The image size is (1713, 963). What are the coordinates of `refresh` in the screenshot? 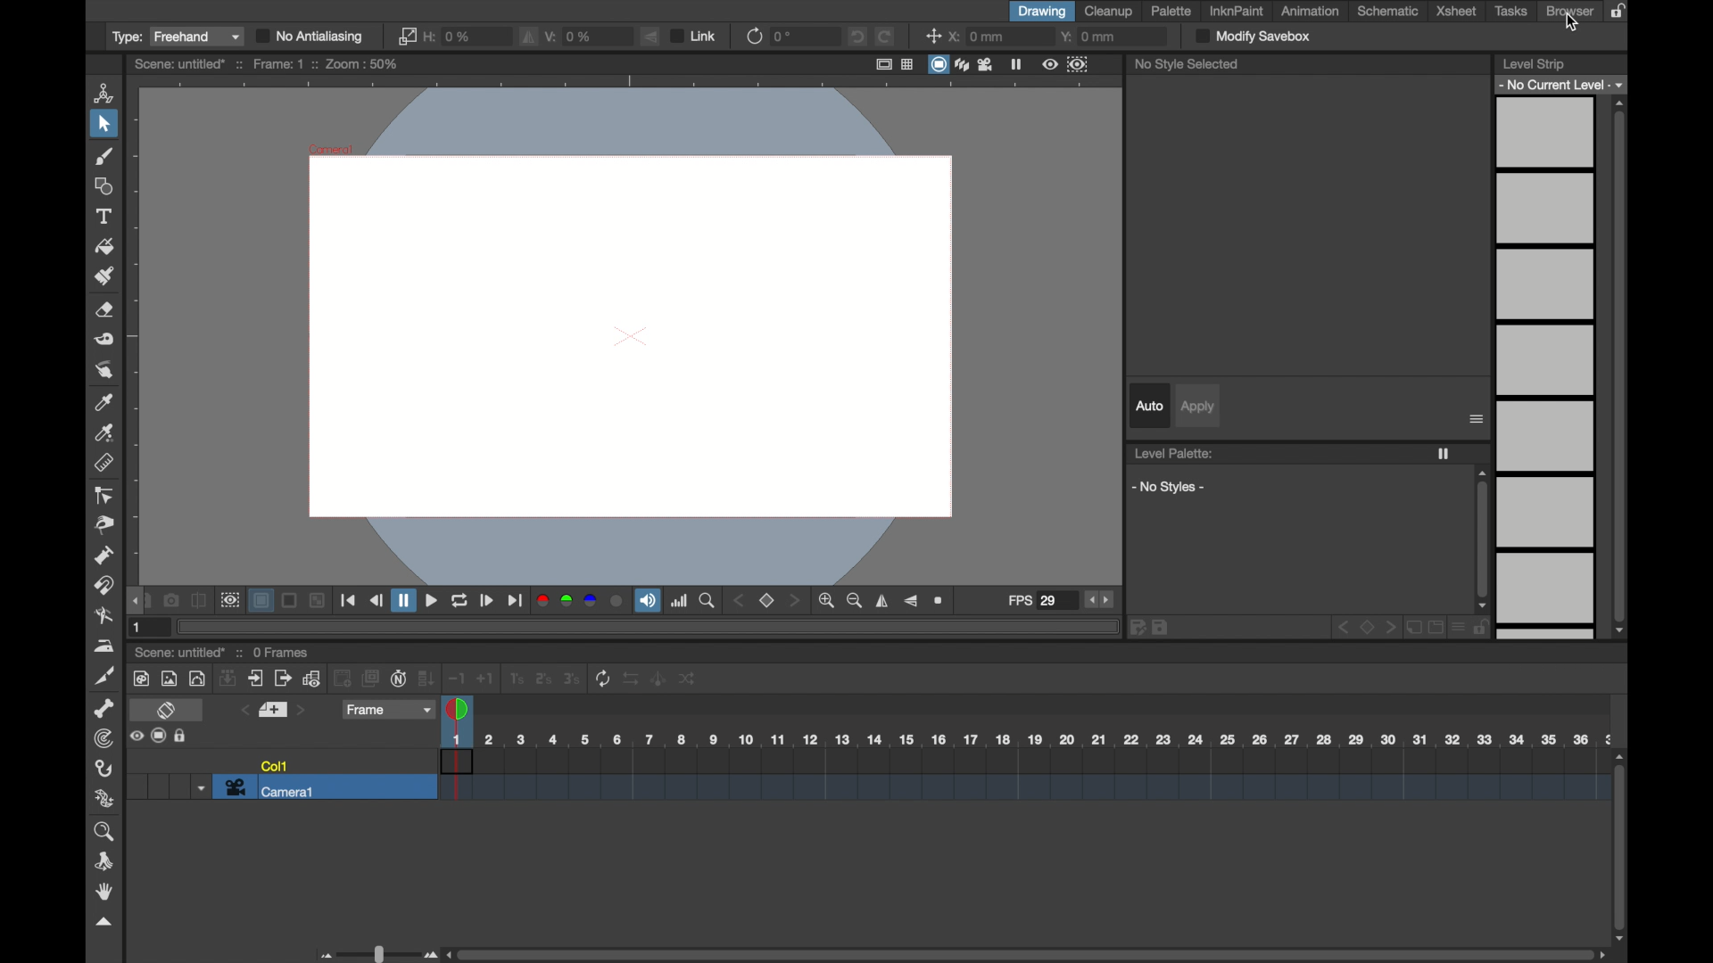 It's located at (753, 37).